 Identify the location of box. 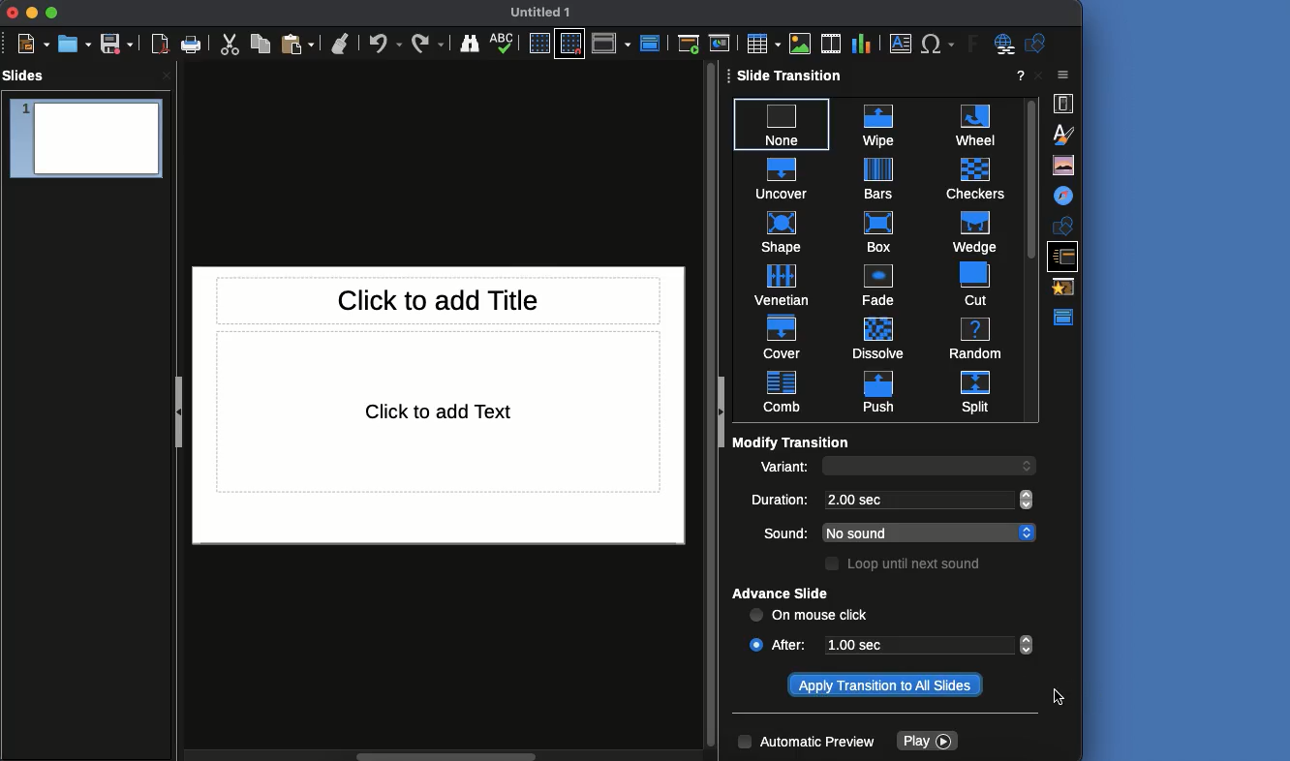
(879, 230).